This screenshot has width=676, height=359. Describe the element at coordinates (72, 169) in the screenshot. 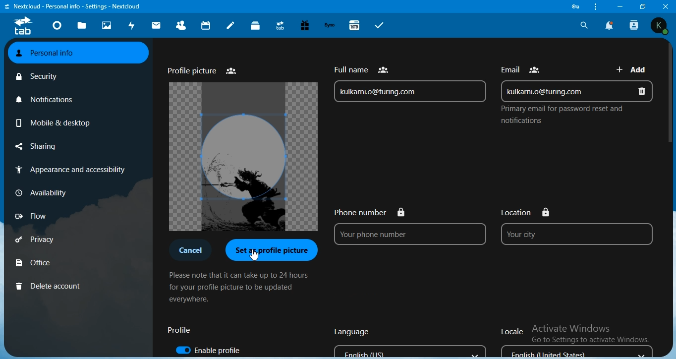

I see `appearance & accessibilty` at that location.